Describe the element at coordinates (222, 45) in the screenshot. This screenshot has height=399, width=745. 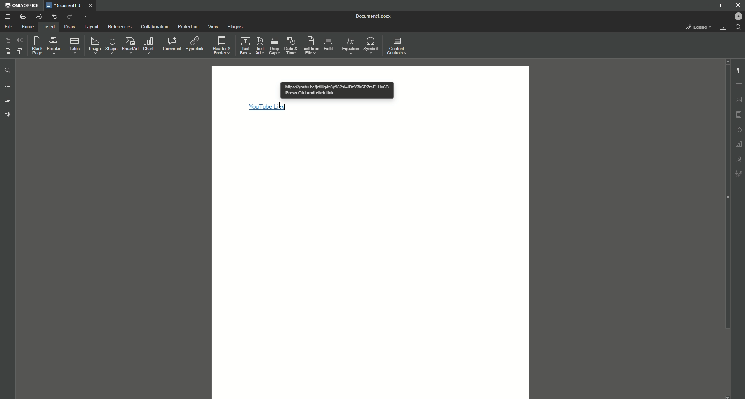
I see `Header and Footer` at that location.